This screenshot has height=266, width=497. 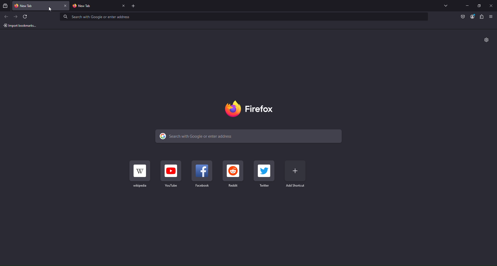 What do you see at coordinates (491, 6) in the screenshot?
I see `Close` at bounding box center [491, 6].